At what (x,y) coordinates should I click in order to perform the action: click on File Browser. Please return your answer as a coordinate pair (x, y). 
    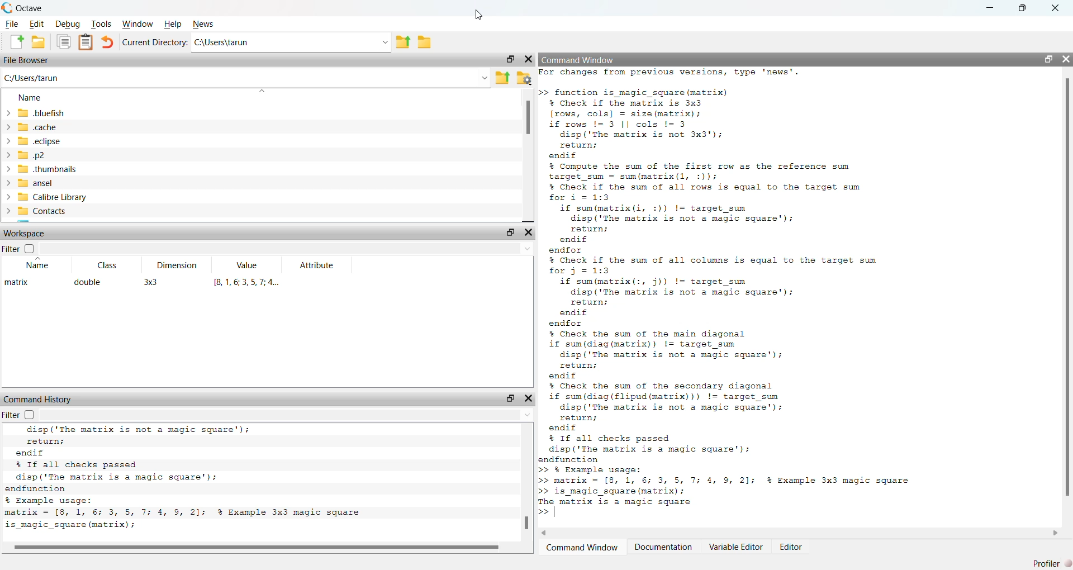
    Looking at the image, I should click on (26, 60).